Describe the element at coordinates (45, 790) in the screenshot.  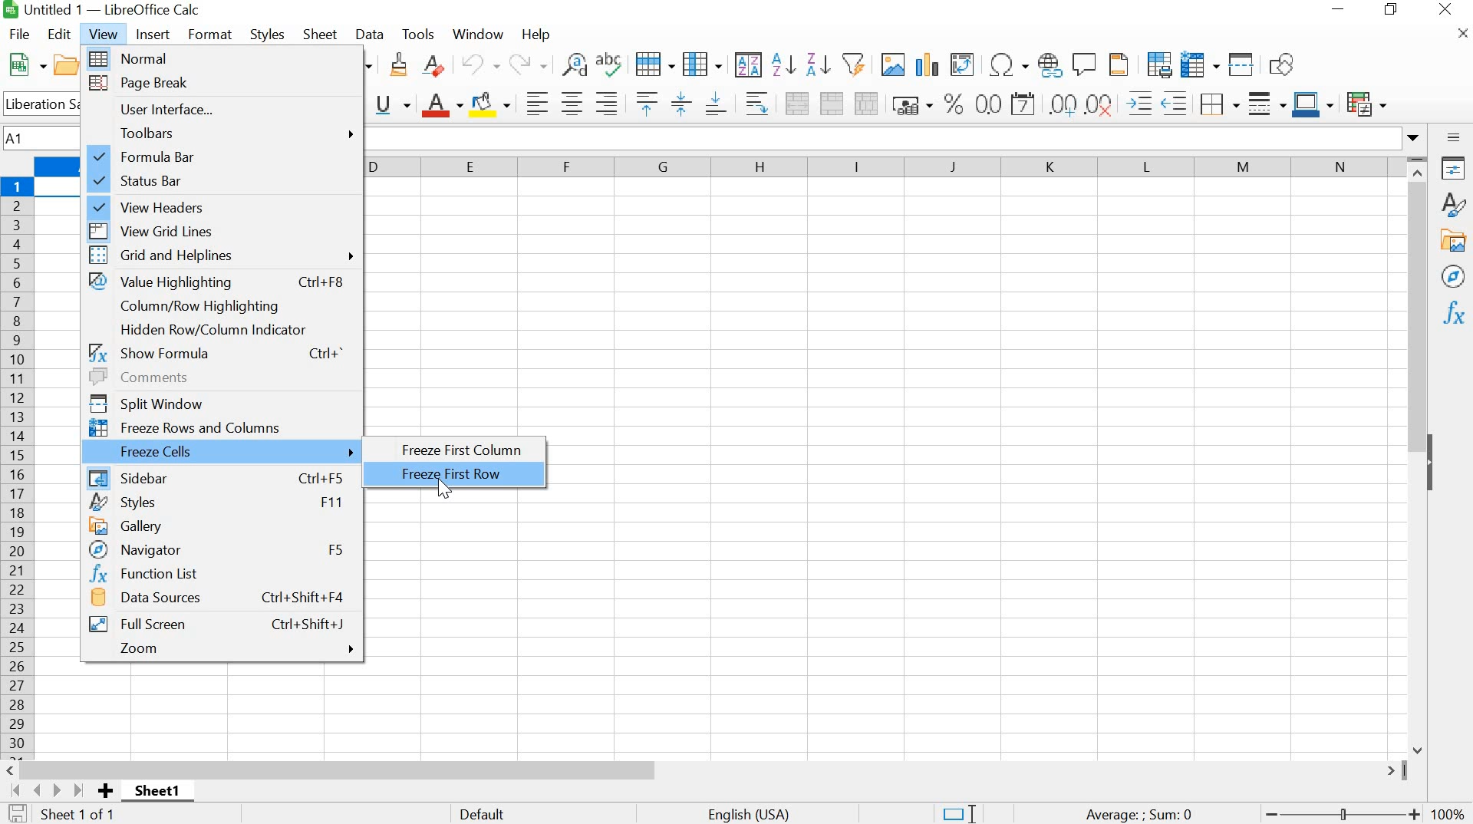
I see `SCROLL TO SHEET` at that location.